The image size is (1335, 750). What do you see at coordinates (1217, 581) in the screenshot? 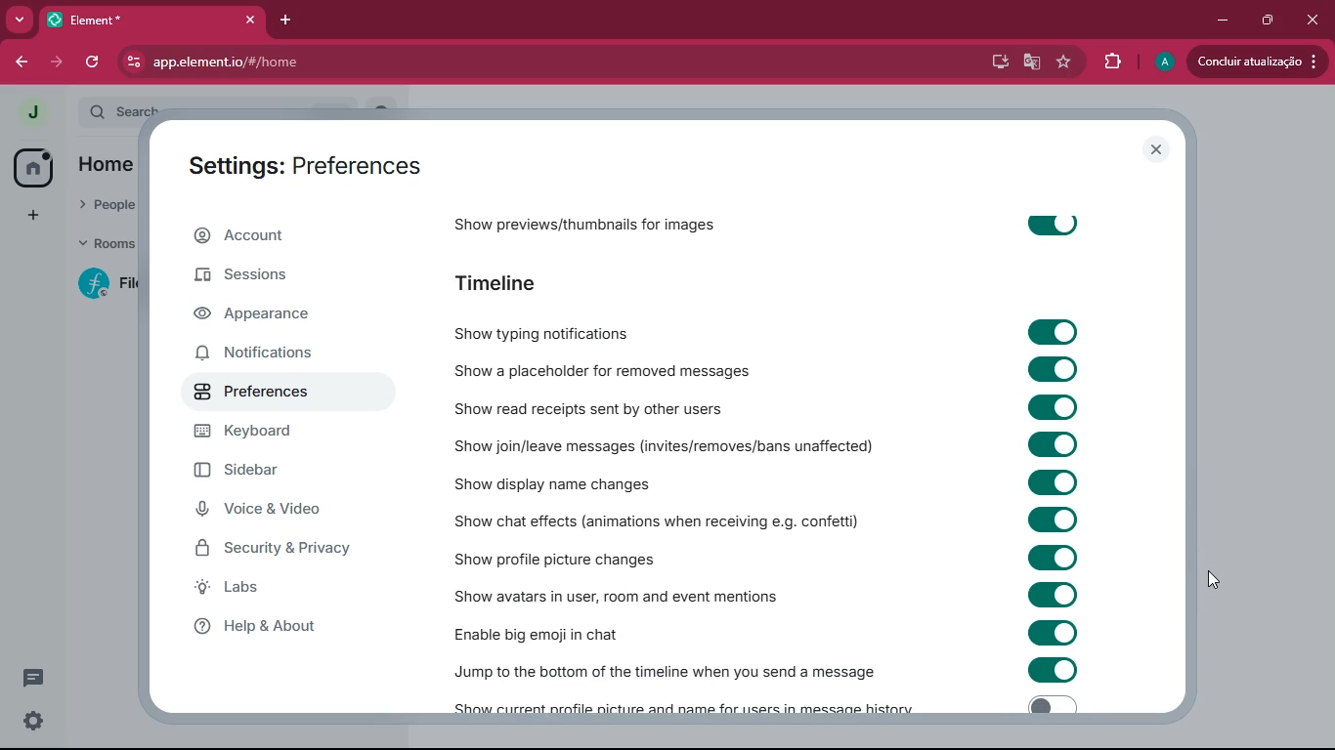
I see `cursor` at bounding box center [1217, 581].